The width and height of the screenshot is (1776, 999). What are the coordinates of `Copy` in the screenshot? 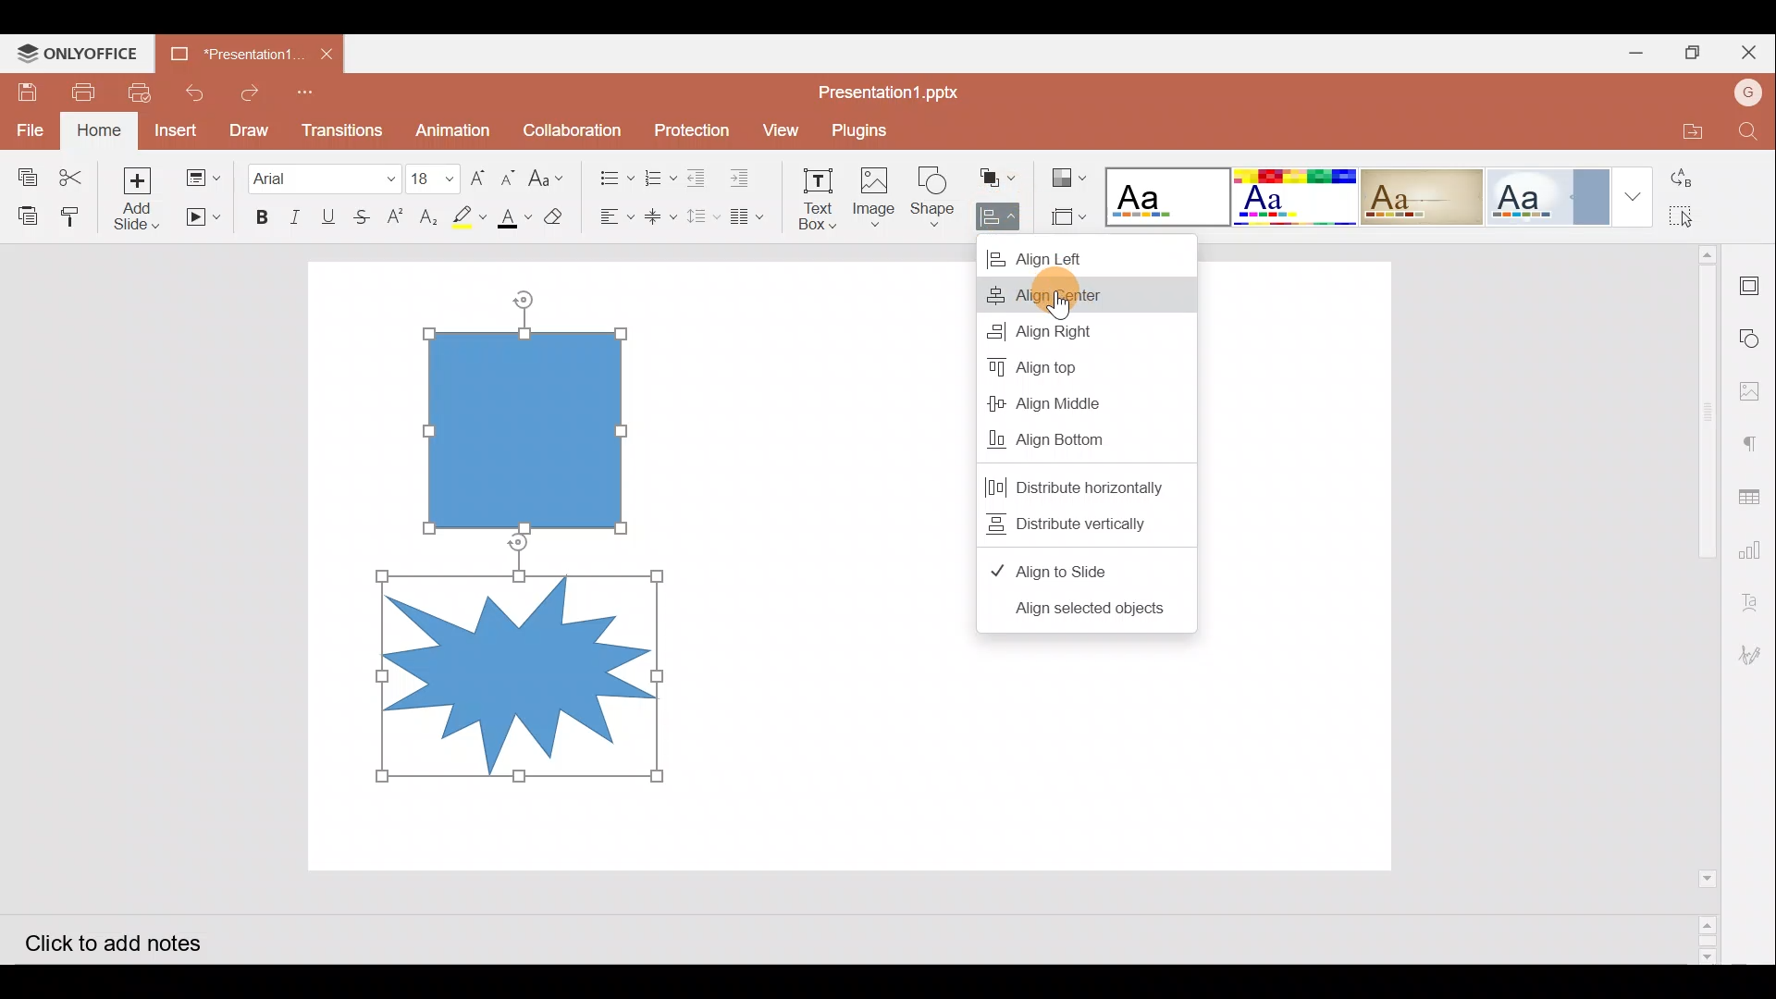 It's located at (22, 170).